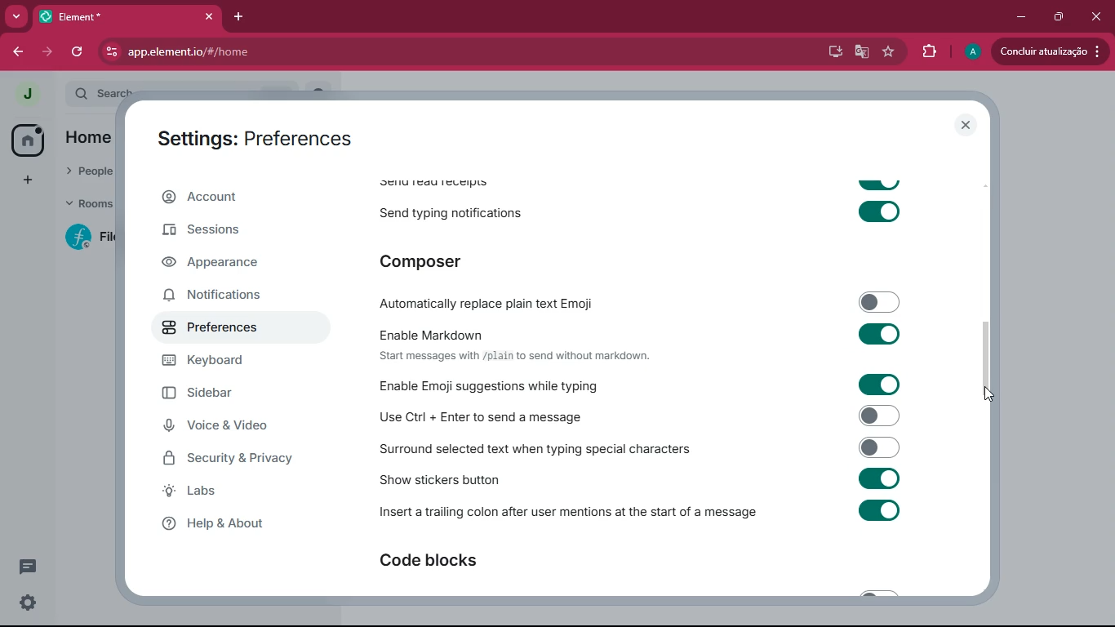 The width and height of the screenshot is (1115, 627). Describe the element at coordinates (860, 51) in the screenshot. I see `google translate` at that location.